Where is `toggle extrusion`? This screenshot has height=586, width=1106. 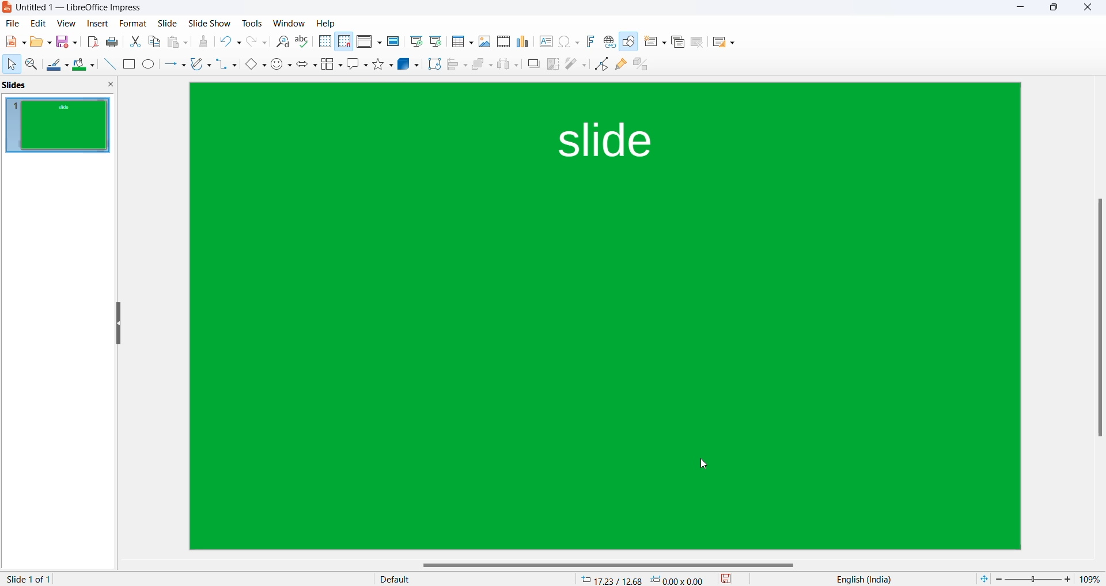 toggle extrusion is located at coordinates (645, 66).